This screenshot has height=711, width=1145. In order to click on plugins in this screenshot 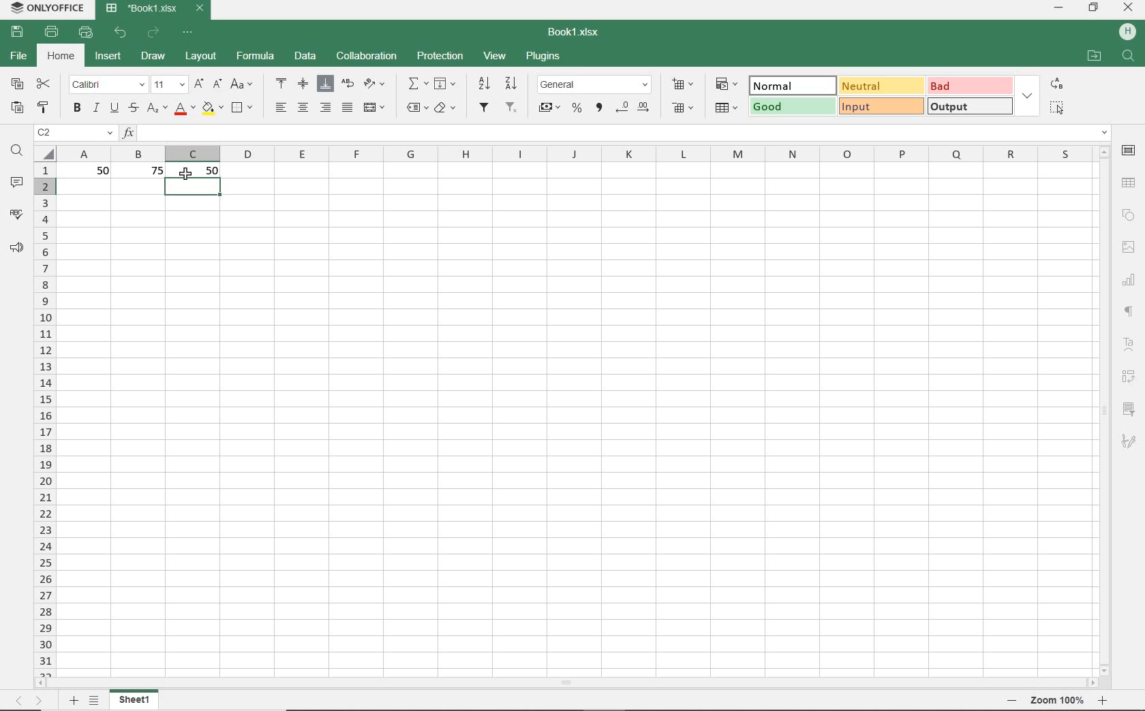, I will do `click(541, 55)`.